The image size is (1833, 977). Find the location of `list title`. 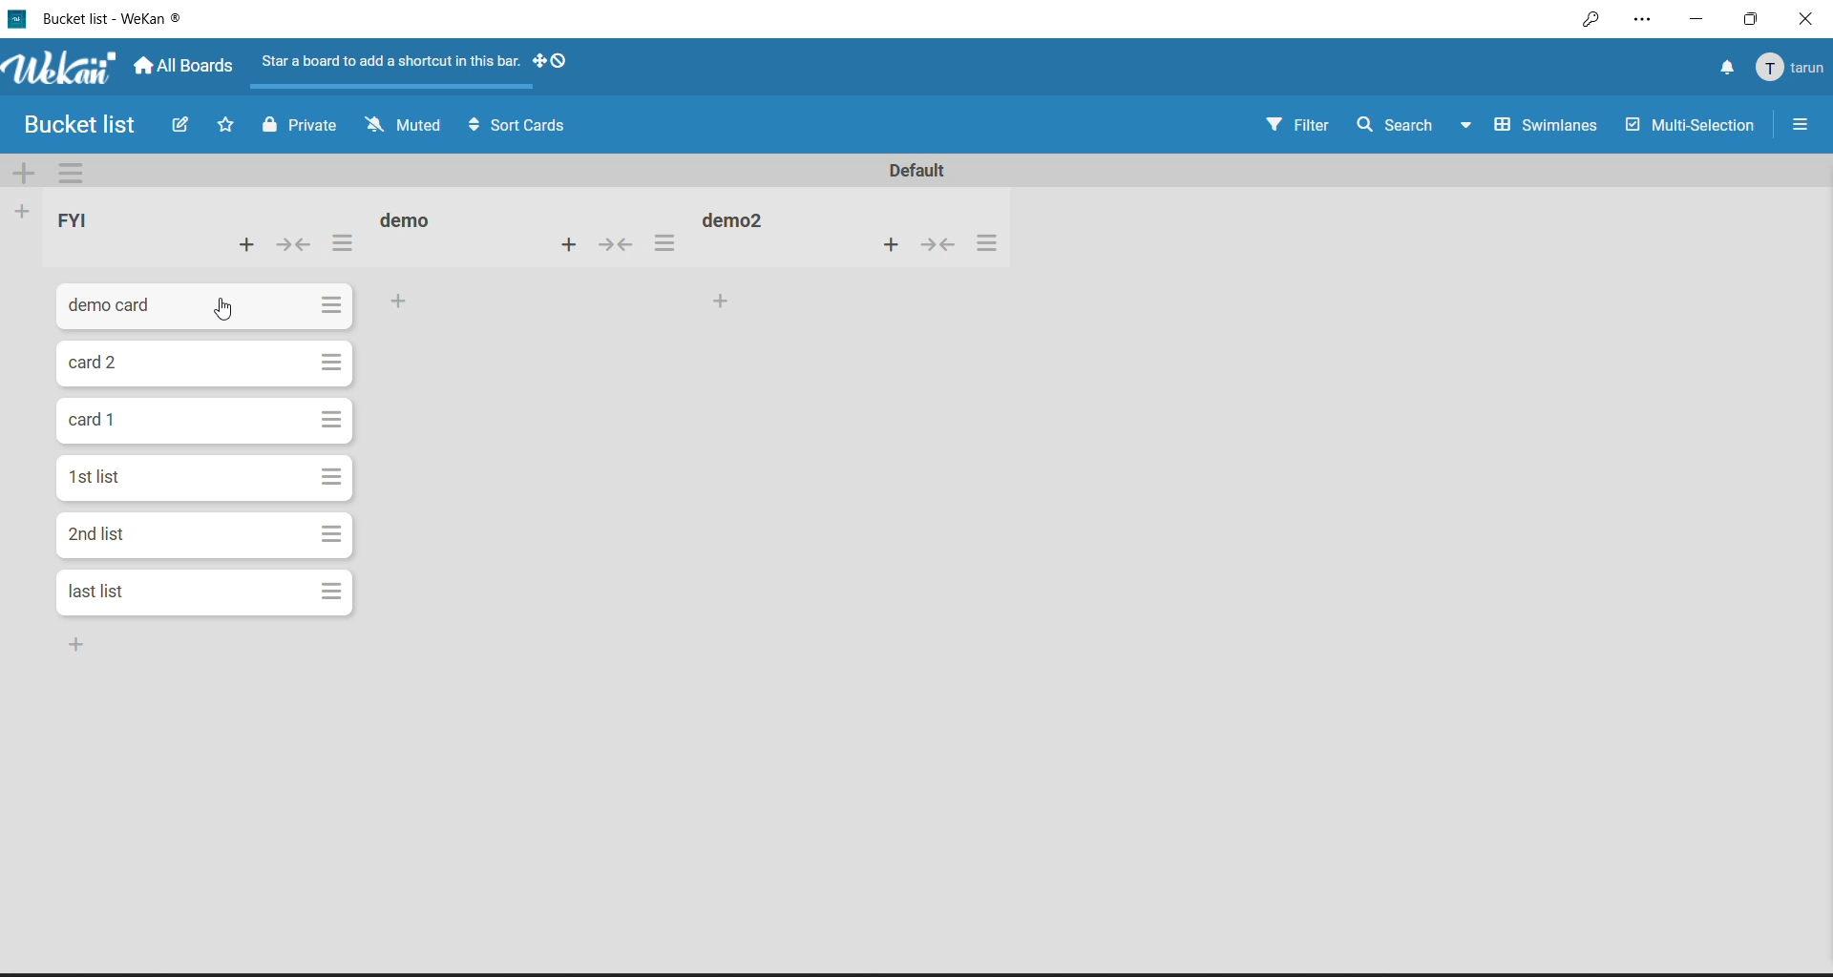

list title is located at coordinates (738, 218).